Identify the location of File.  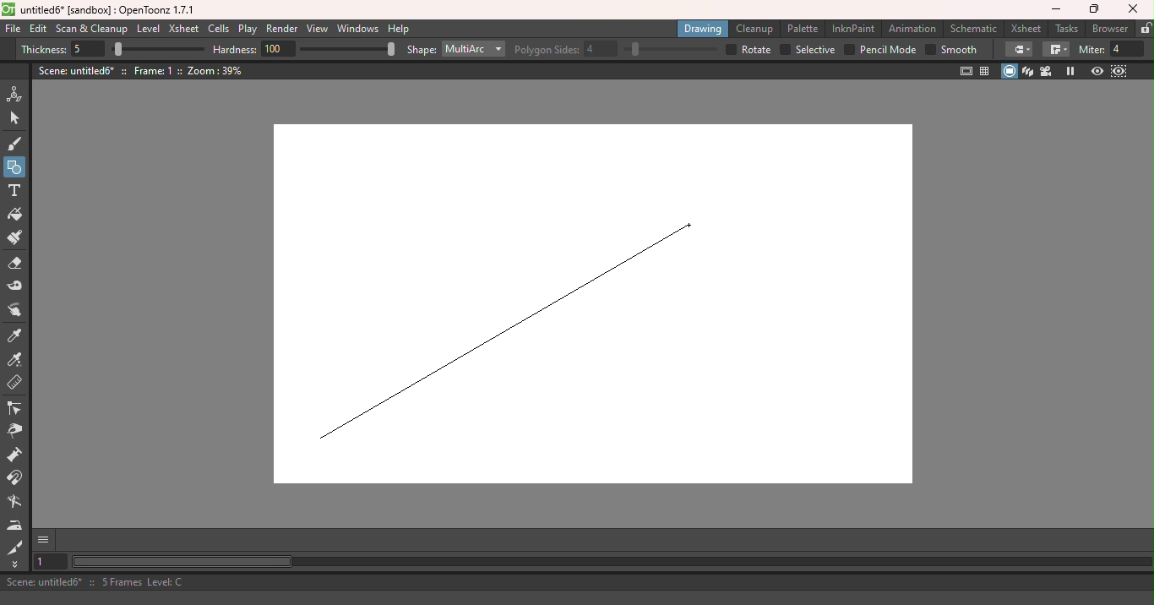
(13, 30).